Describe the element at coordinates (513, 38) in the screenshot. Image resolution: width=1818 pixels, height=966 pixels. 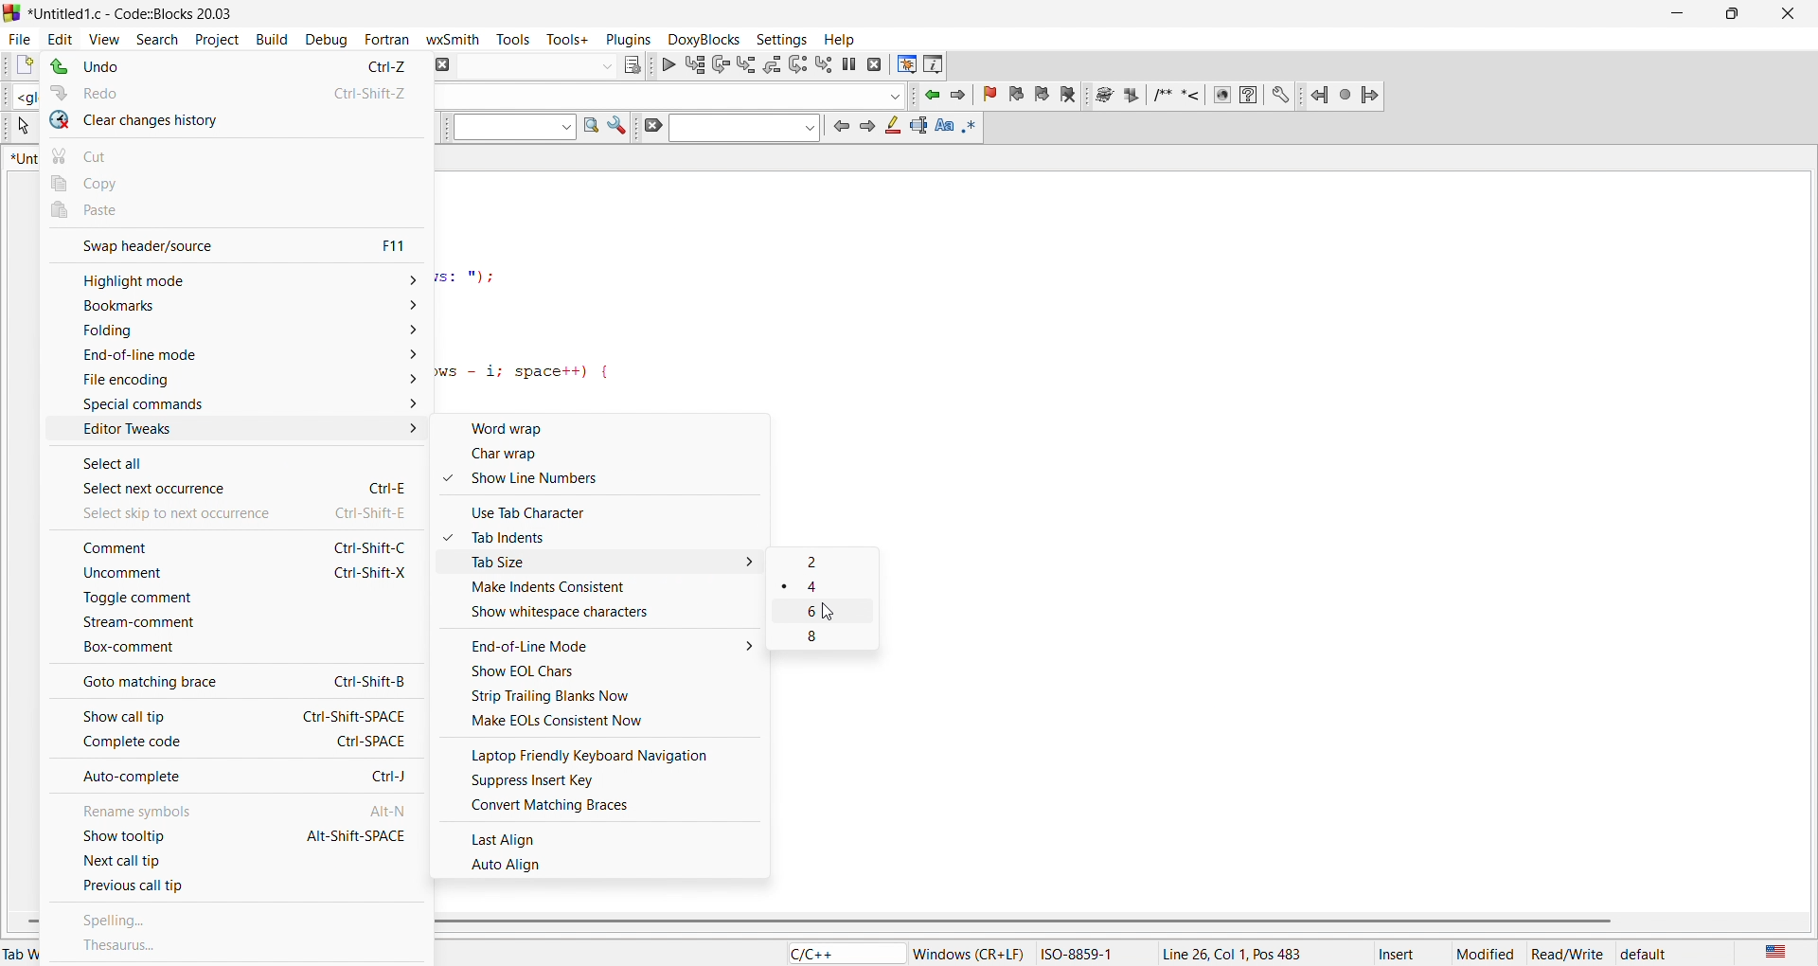
I see `tools` at that location.